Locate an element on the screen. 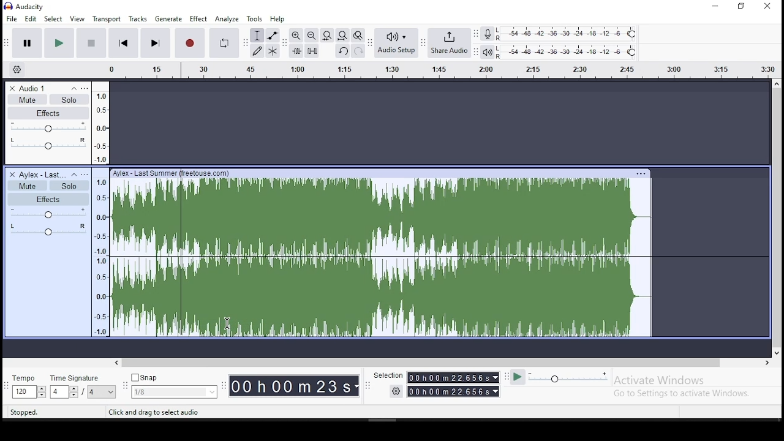  click and drag to select audio is located at coordinates (154, 412).